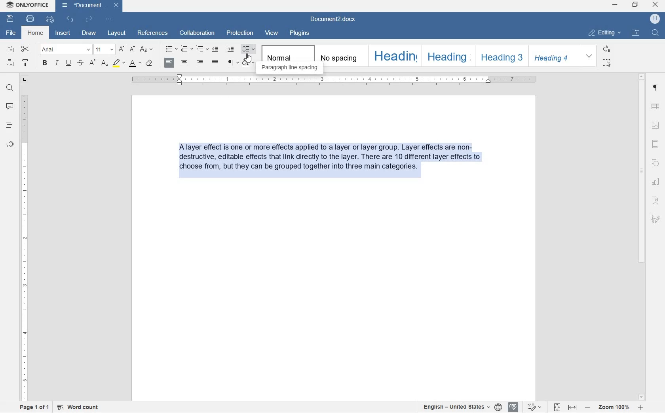 This screenshot has height=413, width=665. I want to click on bullets, so click(171, 49).